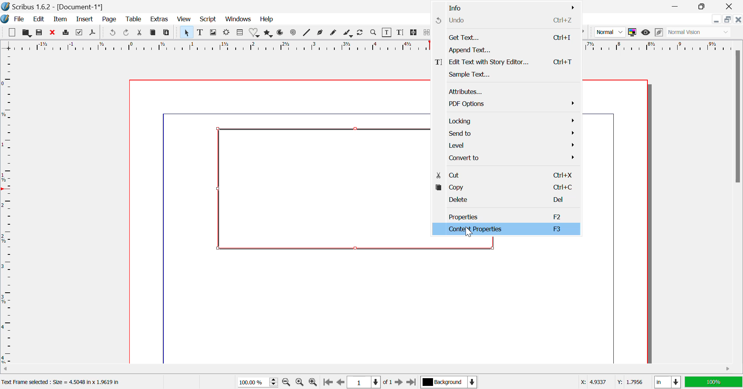  What do you see at coordinates (508, 228) in the screenshot?
I see `Content Properties` at bounding box center [508, 228].